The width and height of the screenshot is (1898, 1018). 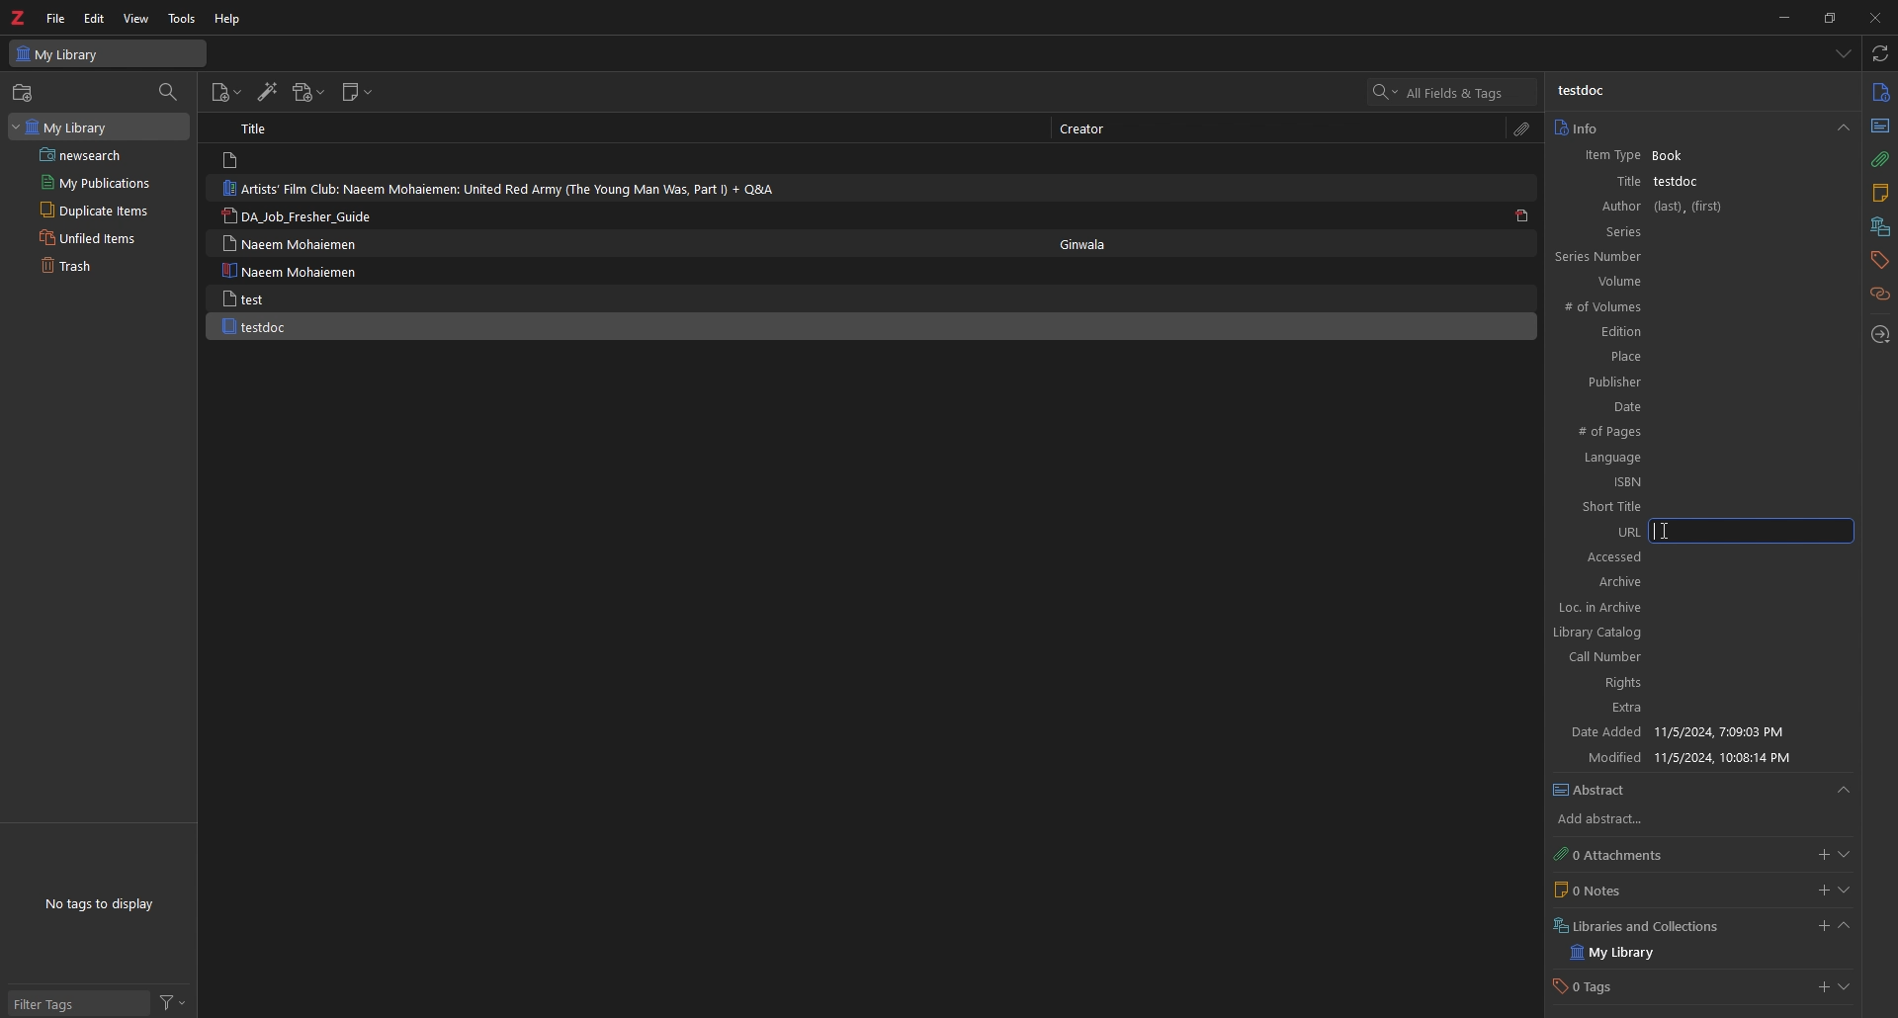 I want to click on Naeem Mohaiemen, so click(x=289, y=271).